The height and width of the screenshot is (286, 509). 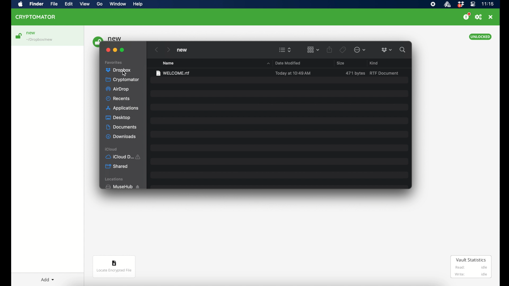 I want to click on share, so click(x=329, y=49).